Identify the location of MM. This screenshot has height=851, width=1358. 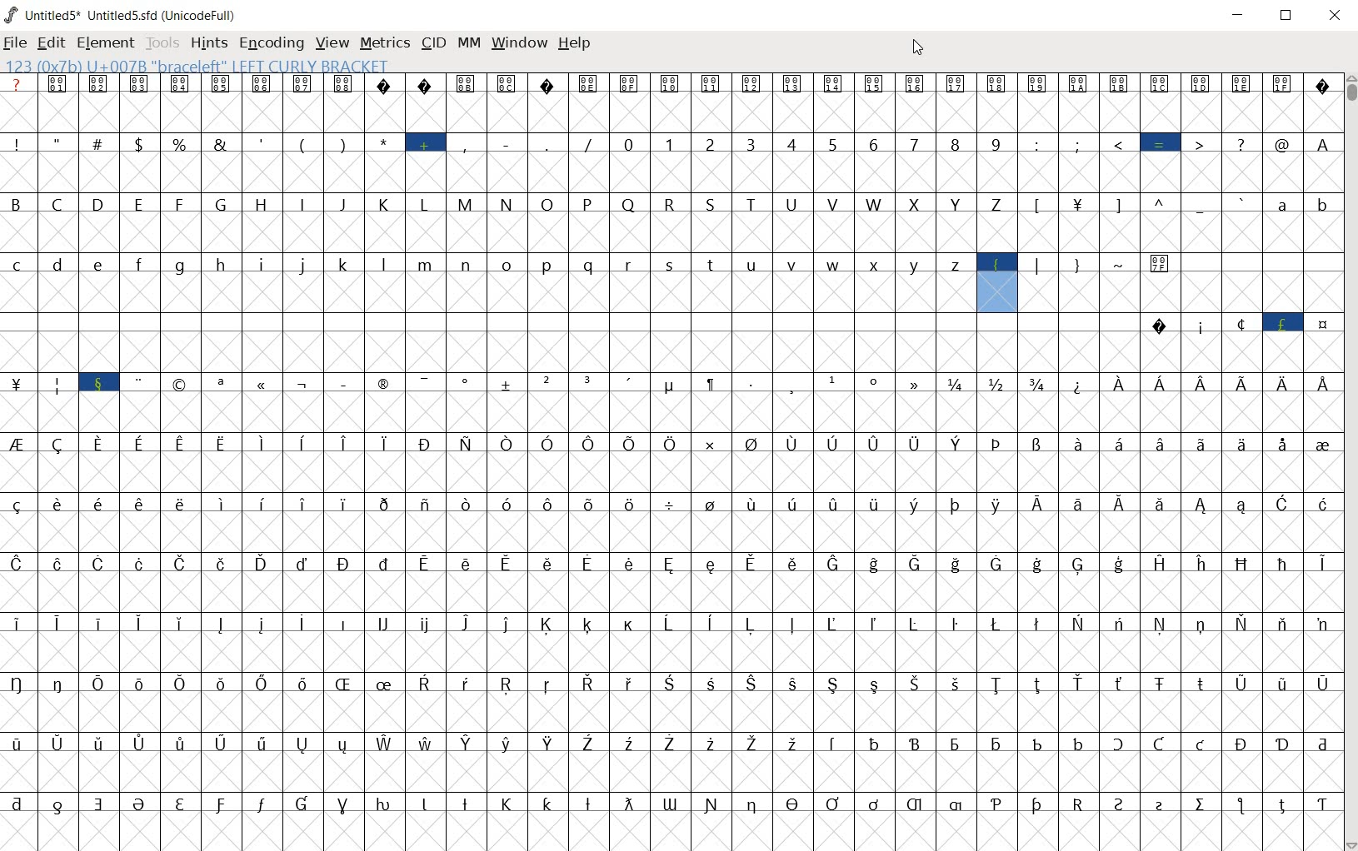
(469, 44).